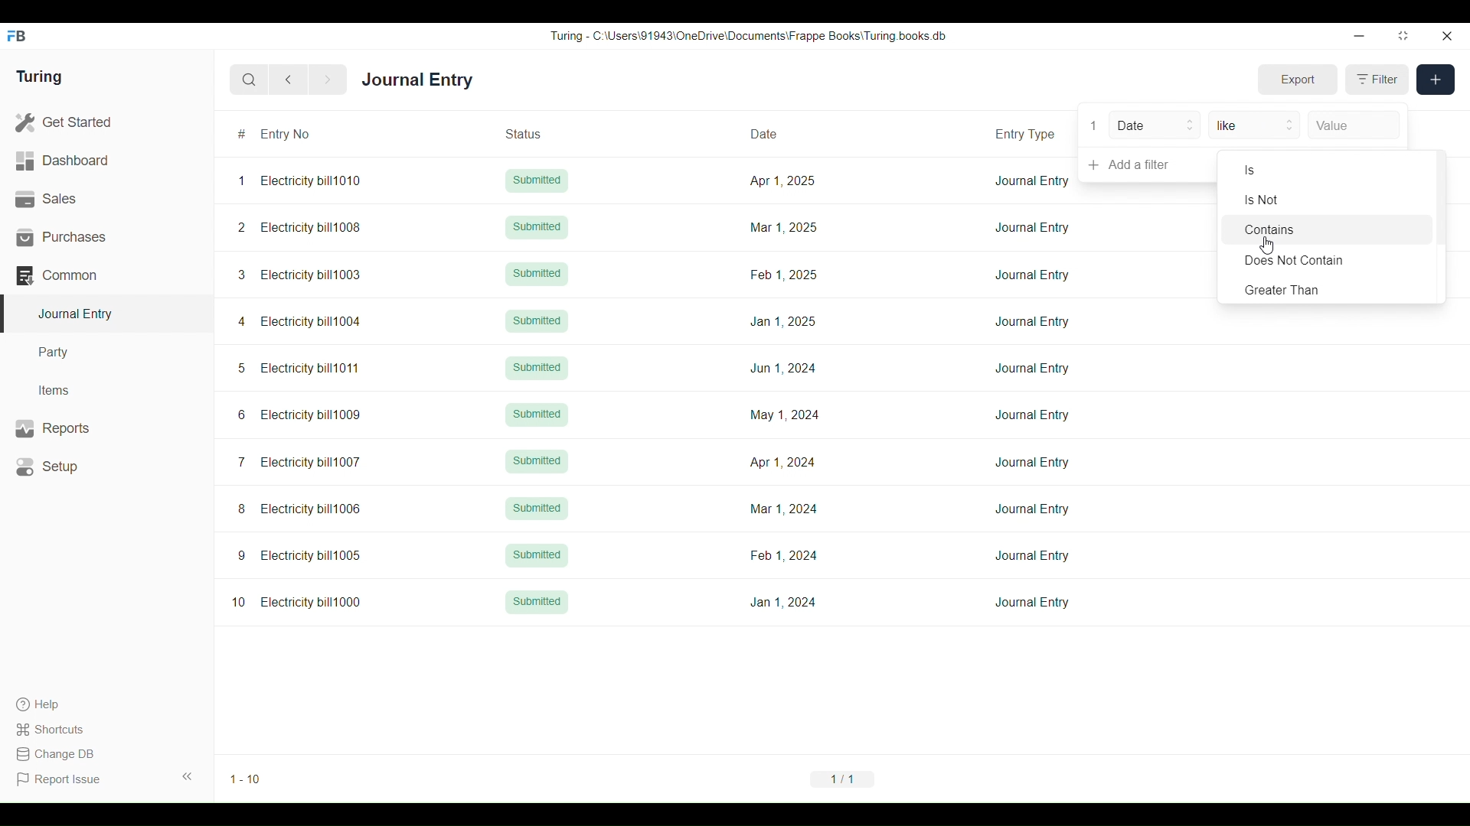 The height and width of the screenshot is (826, 1470). Describe the element at coordinates (1327, 229) in the screenshot. I see `Contains` at that location.